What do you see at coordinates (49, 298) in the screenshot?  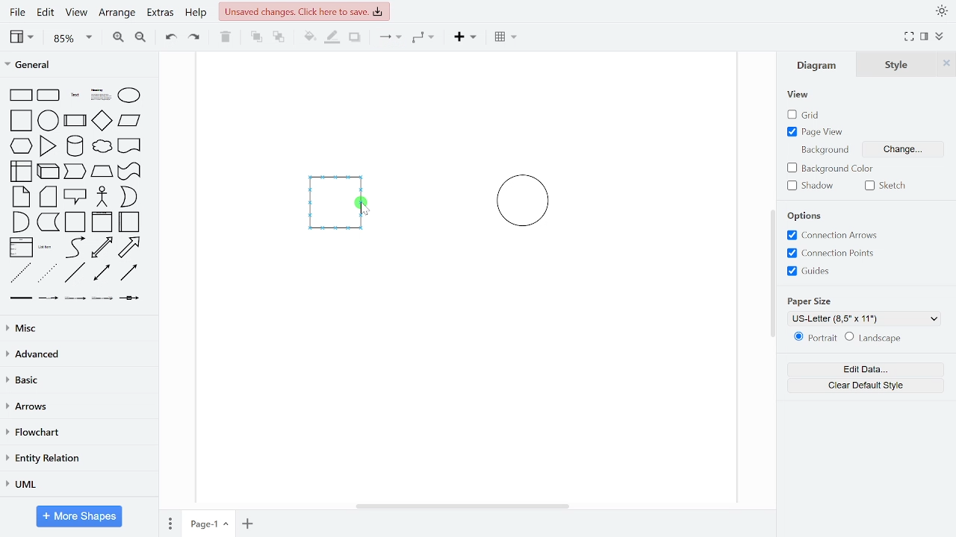 I see `connector with label` at bounding box center [49, 298].